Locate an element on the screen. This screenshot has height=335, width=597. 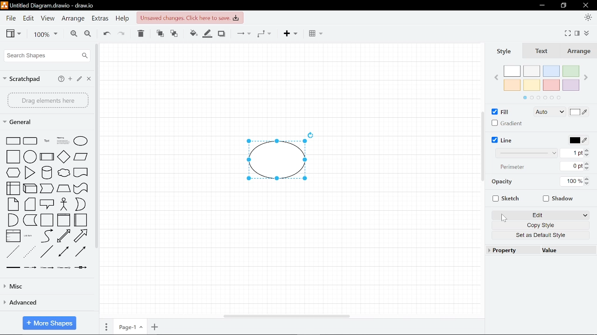
Sketch is located at coordinates (504, 198).